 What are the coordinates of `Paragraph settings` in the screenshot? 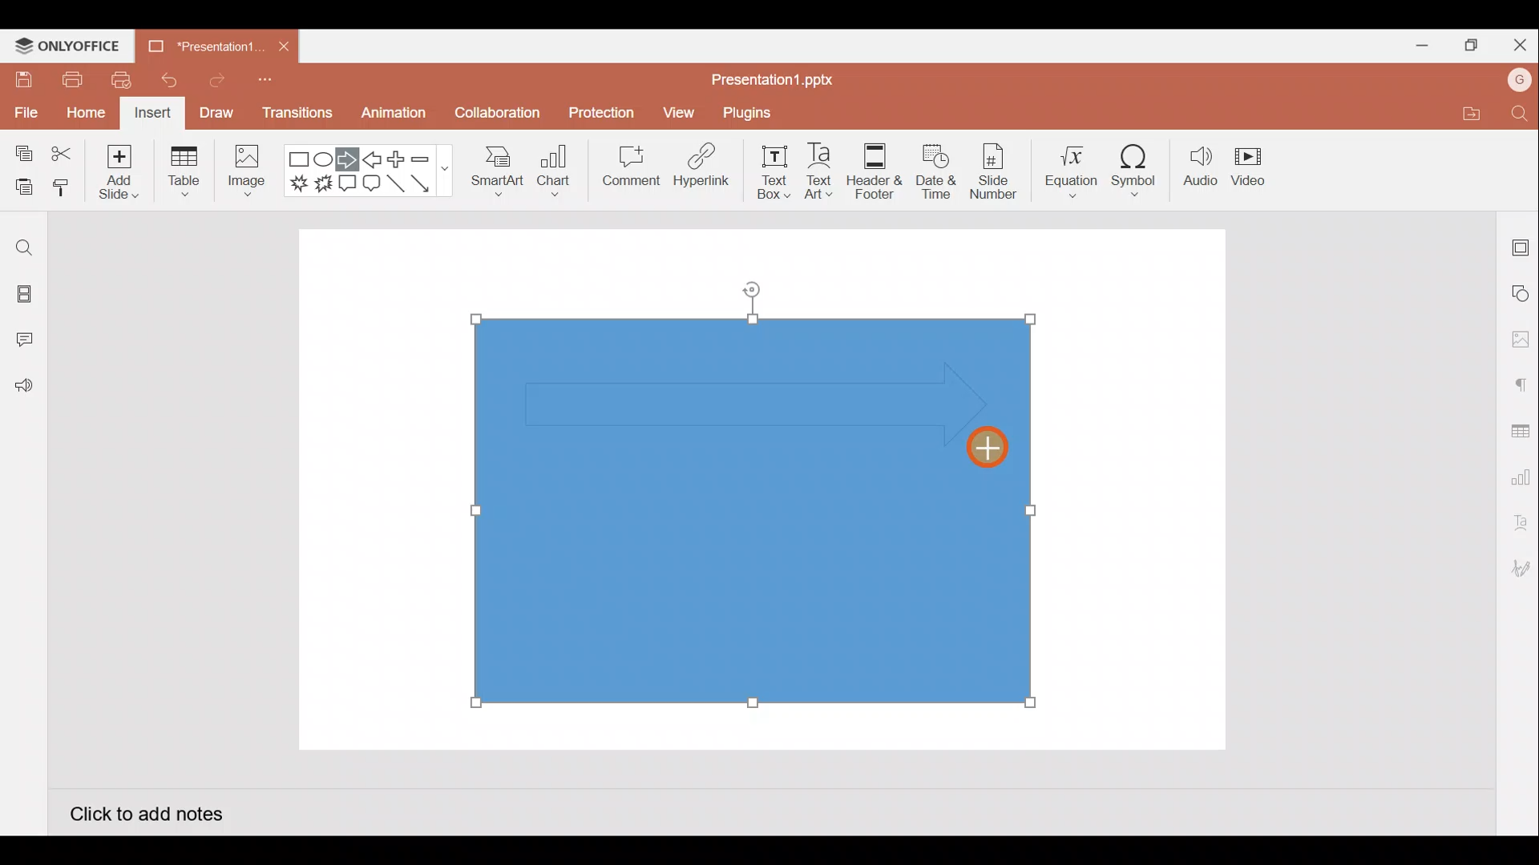 It's located at (1520, 383).